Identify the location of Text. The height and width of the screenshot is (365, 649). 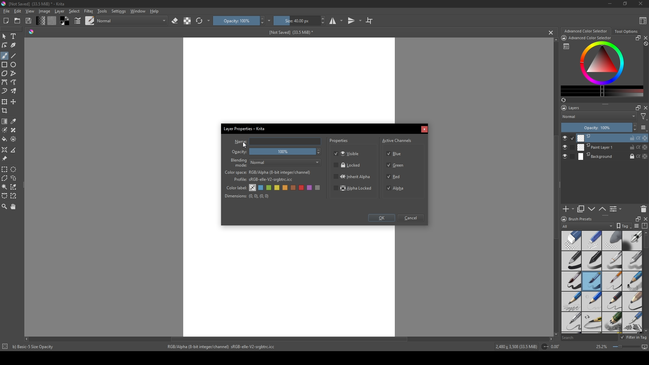
(15, 37).